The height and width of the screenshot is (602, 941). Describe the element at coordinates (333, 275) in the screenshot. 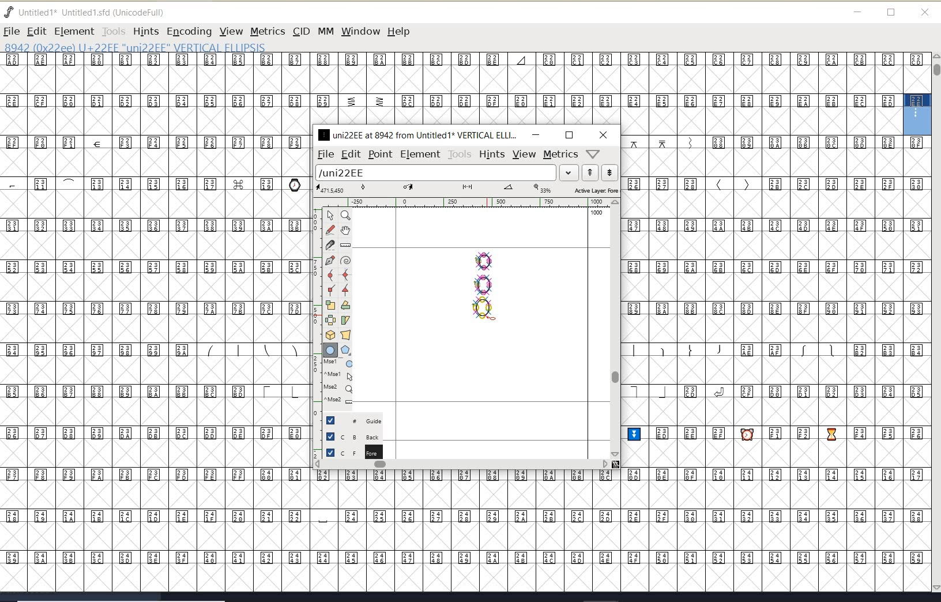

I see `add a curve point` at that location.